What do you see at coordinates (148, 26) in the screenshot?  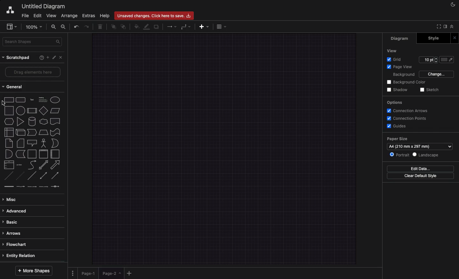 I see `Line color` at bounding box center [148, 26].